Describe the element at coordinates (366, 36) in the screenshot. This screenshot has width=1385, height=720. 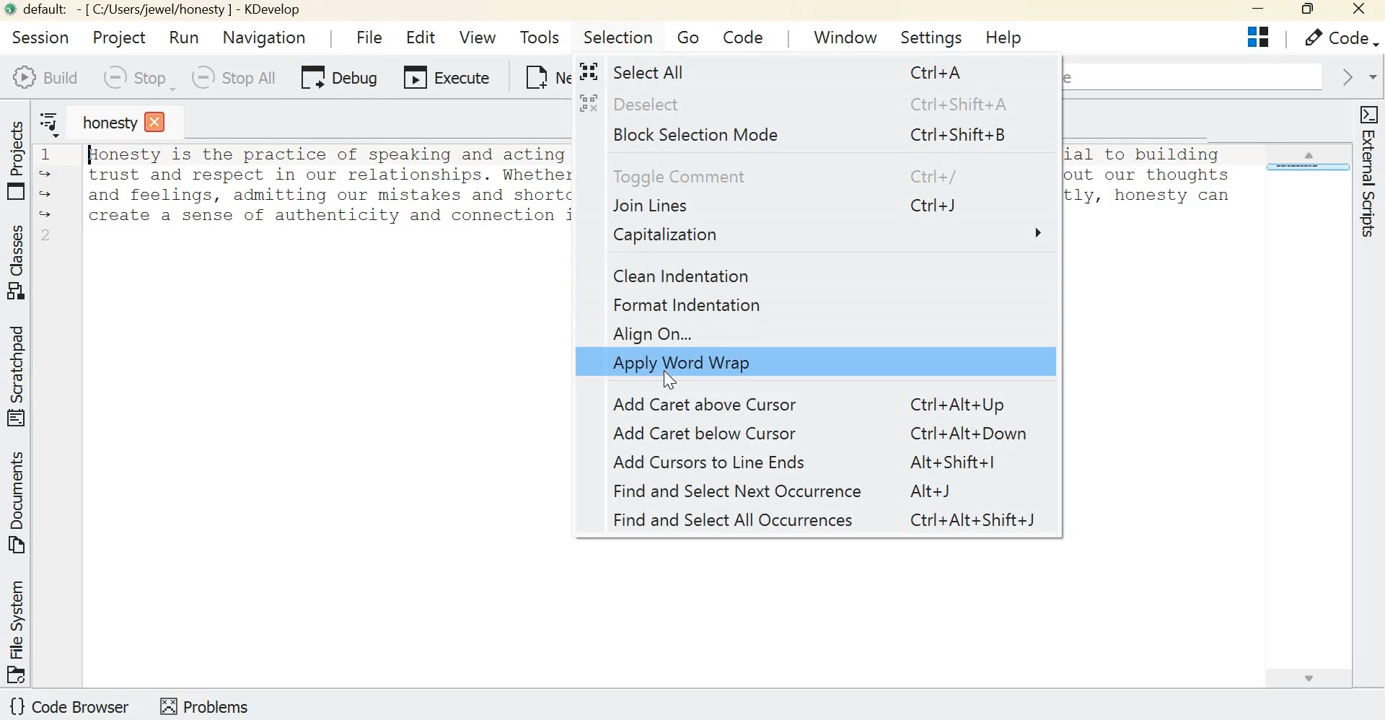
I see `File` at that location.